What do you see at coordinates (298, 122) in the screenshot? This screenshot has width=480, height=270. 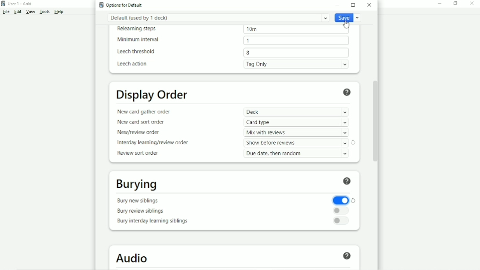 I see `Card type` at bounding box center [298, 122].